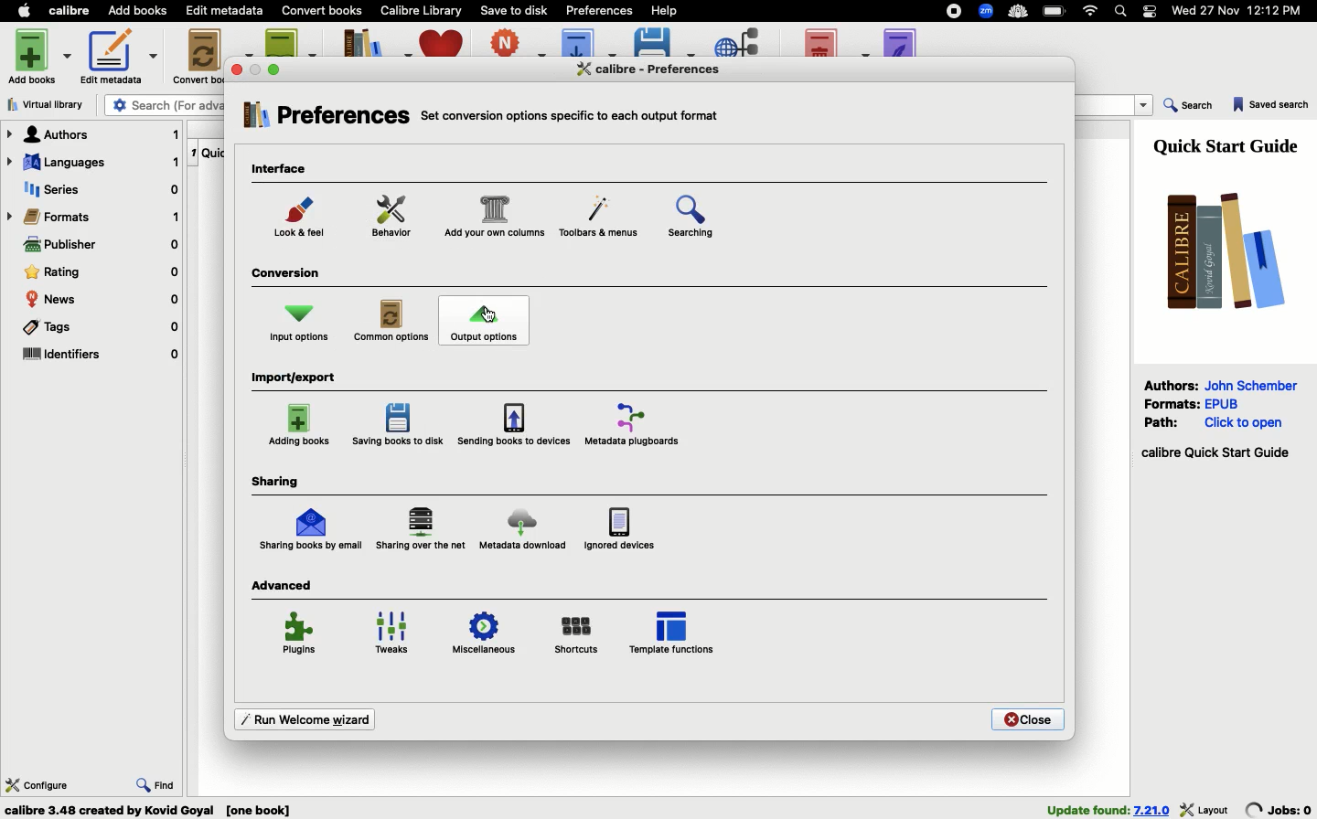 The image size is (1317, 819). What do you see at coordinates (102, 300) in the screenshot?
I see `News` at bounding box center [102, 300].